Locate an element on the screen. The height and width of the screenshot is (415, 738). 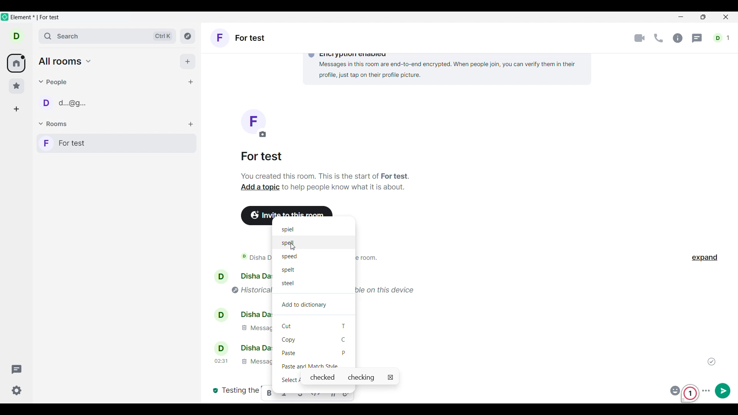
Close interface is located at coordinates (726, 18).